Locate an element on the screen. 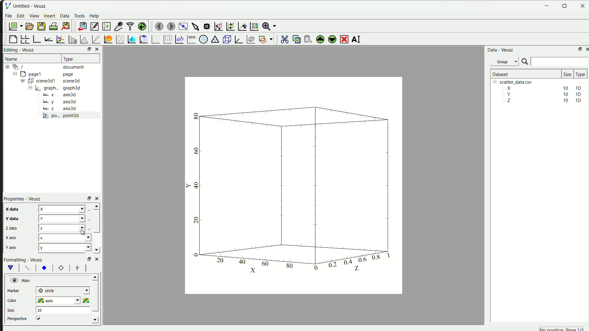 The height and width of the screenshot is (331, 589). edit is located at coordinates (20, 16).